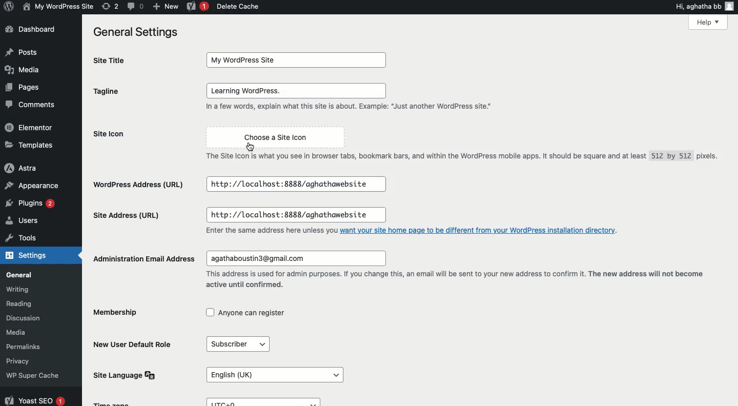 The height and width of the screenshot is (406, 738). Describe the element at coordinates (131, 344) in the screenshot. I see `New user default role` at that location.